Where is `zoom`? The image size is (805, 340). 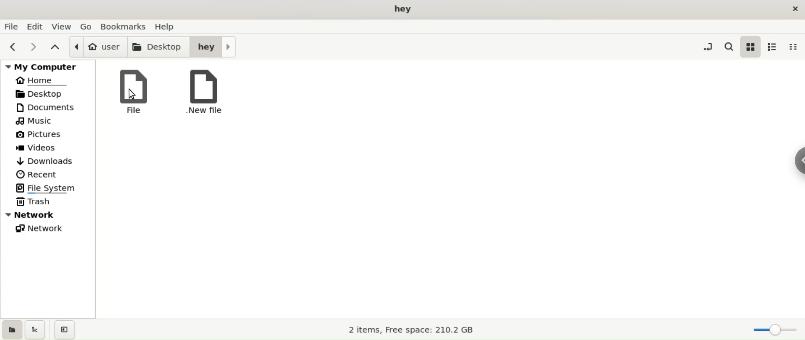 zoom is located at coordinates (773, 329).